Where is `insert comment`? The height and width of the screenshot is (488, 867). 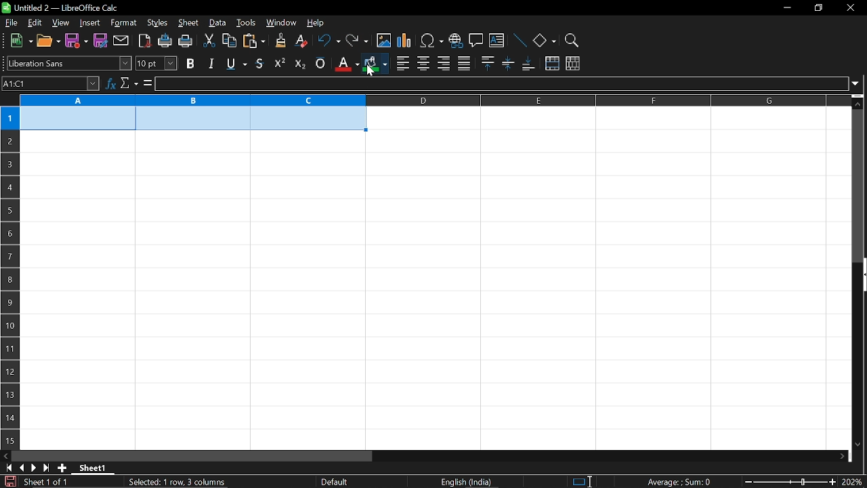 insert comment is located at coordinates (475, 41).